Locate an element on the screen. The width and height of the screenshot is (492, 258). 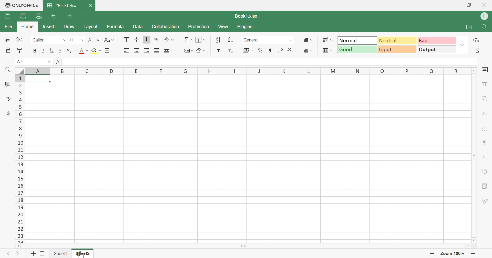
Close is located at coordinates (486, 6).